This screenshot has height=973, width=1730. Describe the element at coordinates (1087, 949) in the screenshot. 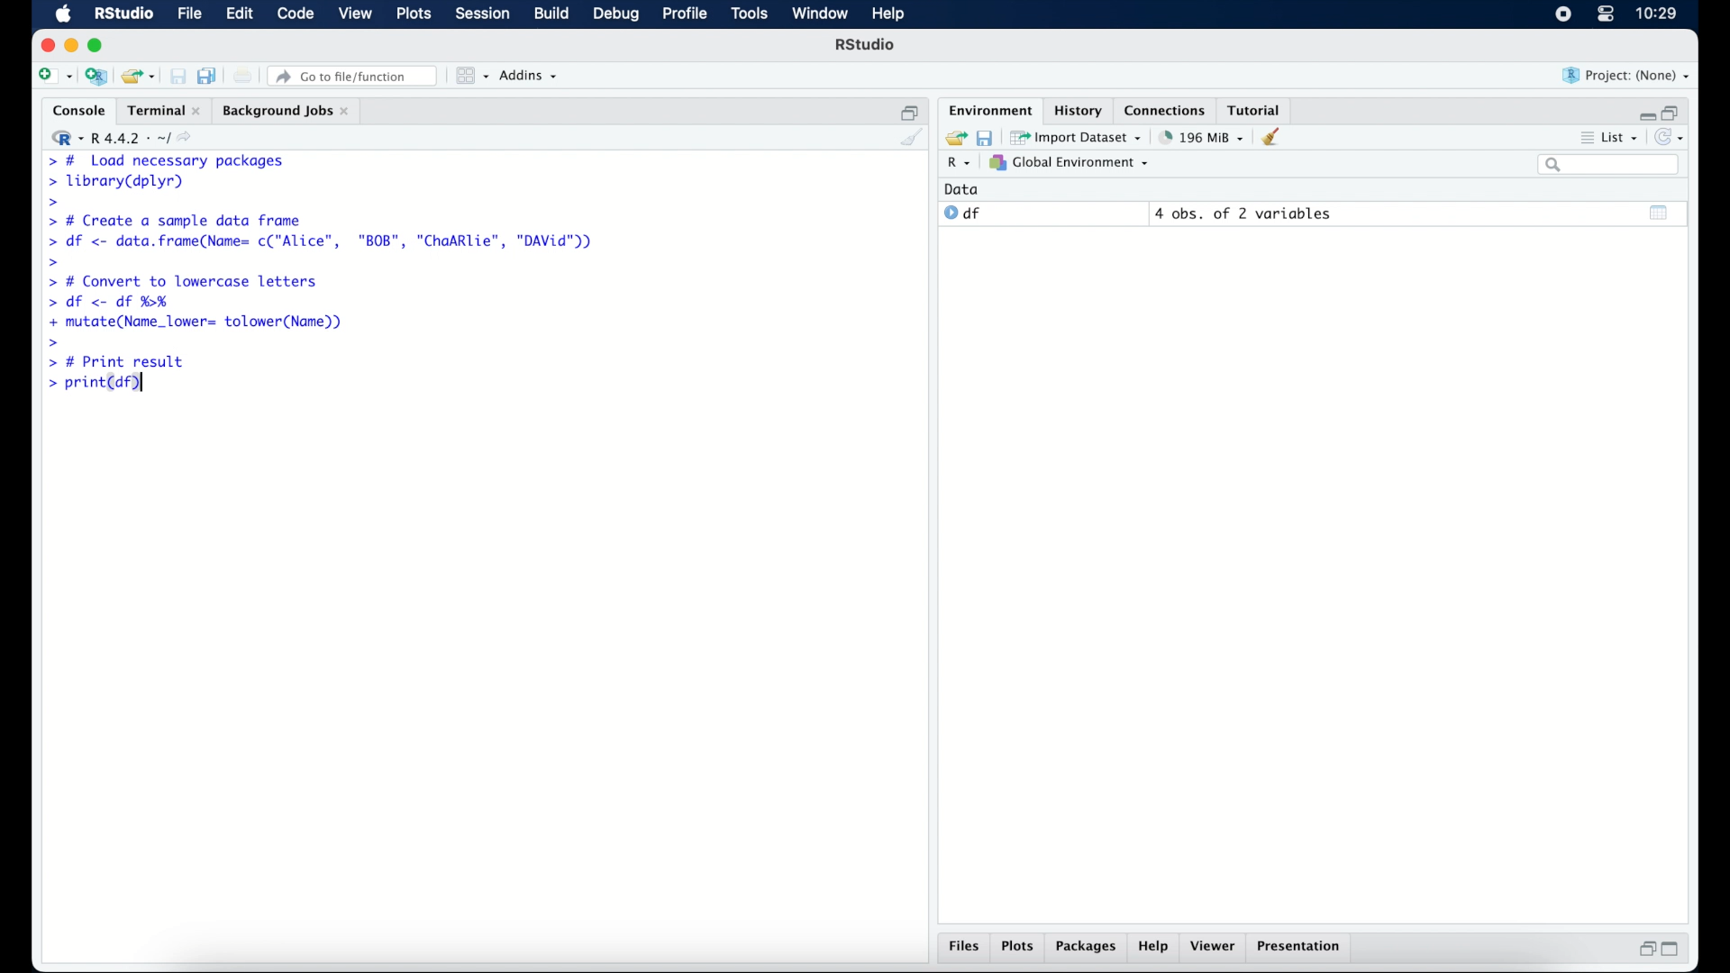

I see `packages` at that location.